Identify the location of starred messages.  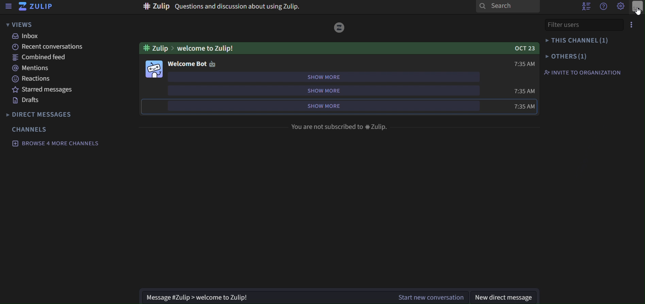
(49, 89).